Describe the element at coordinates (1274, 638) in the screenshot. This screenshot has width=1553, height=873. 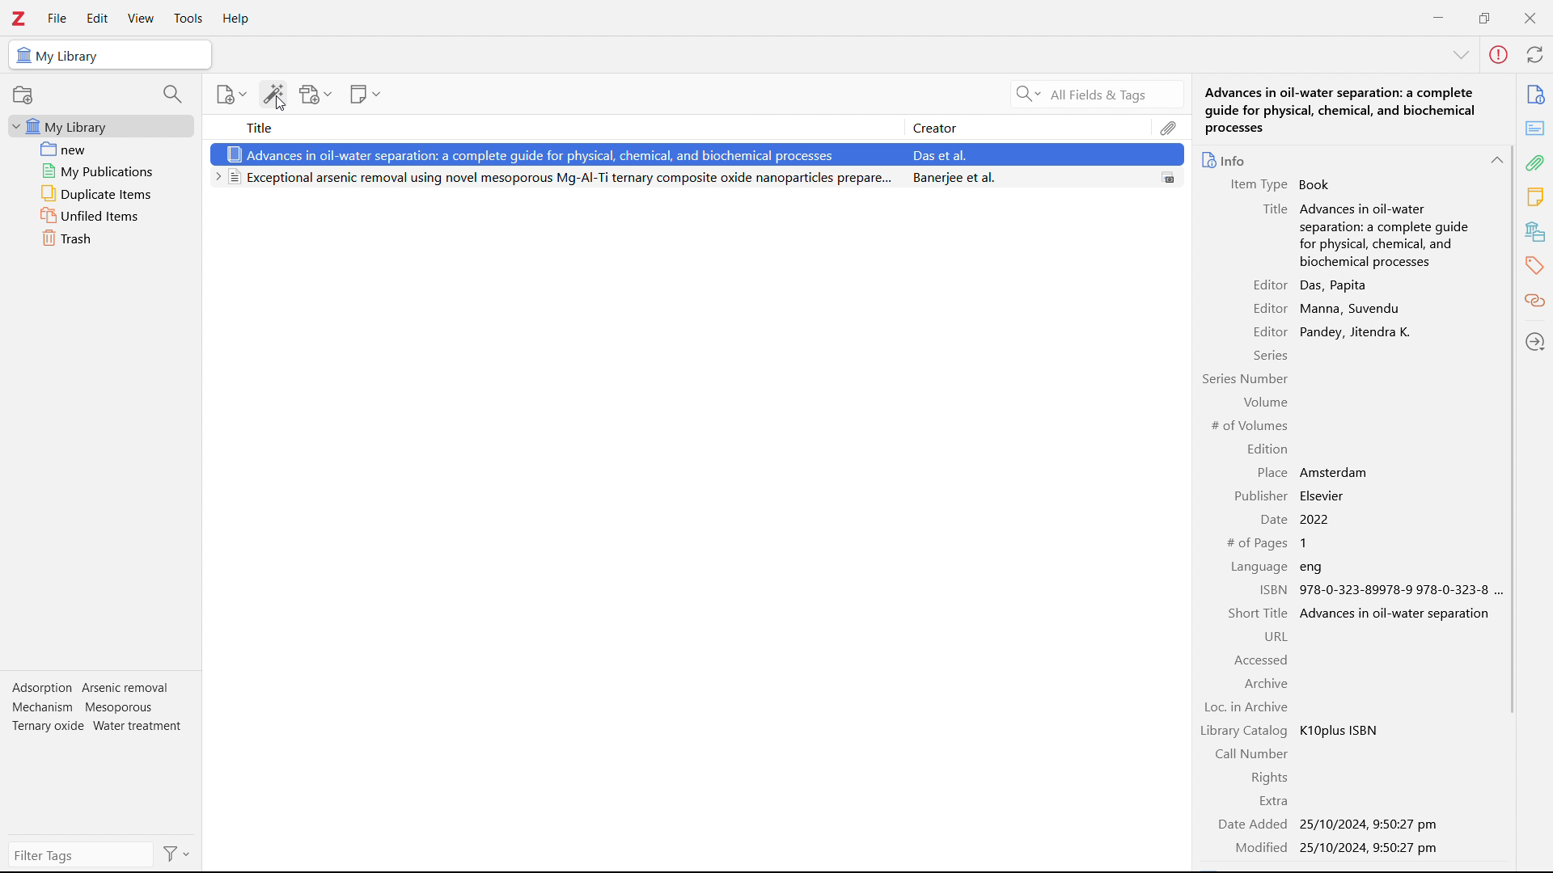
I see `URL` at that location.